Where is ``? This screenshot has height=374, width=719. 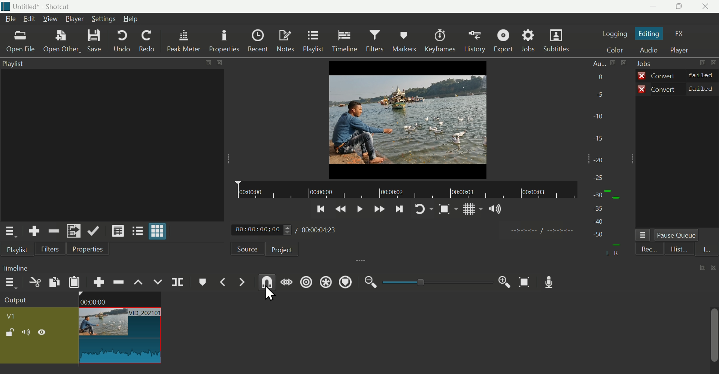  is located at coordinates (305, 282).